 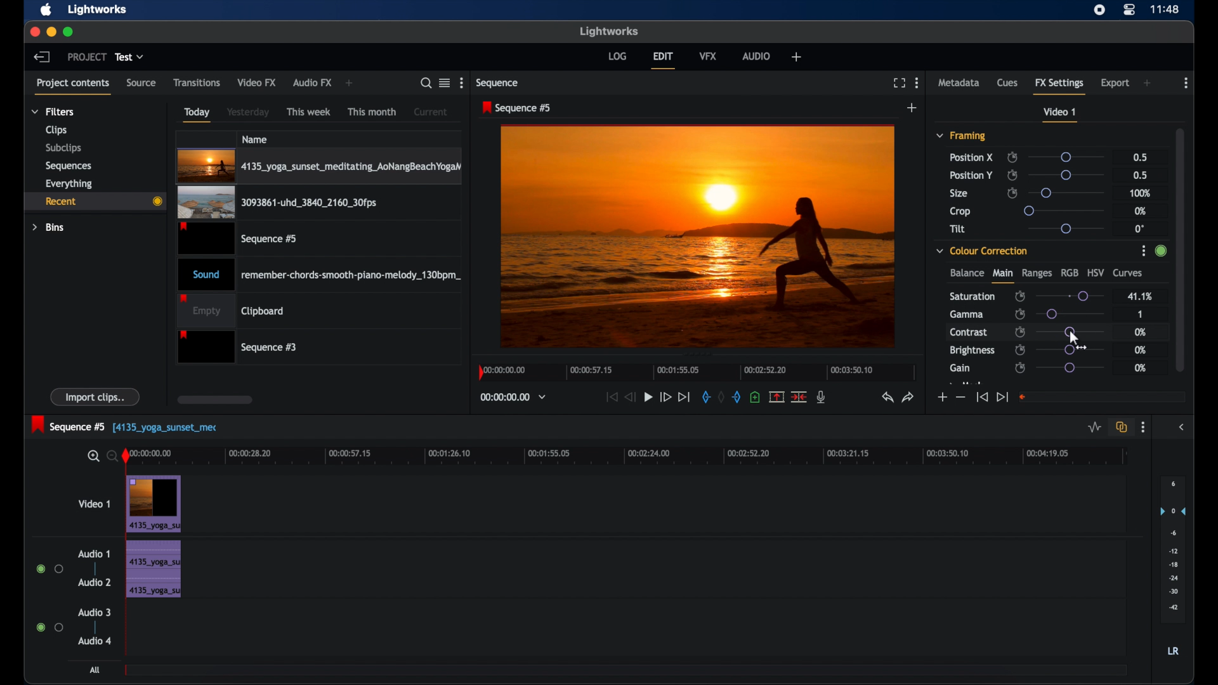 I want to click on minimize, so click(x=49, y=32).